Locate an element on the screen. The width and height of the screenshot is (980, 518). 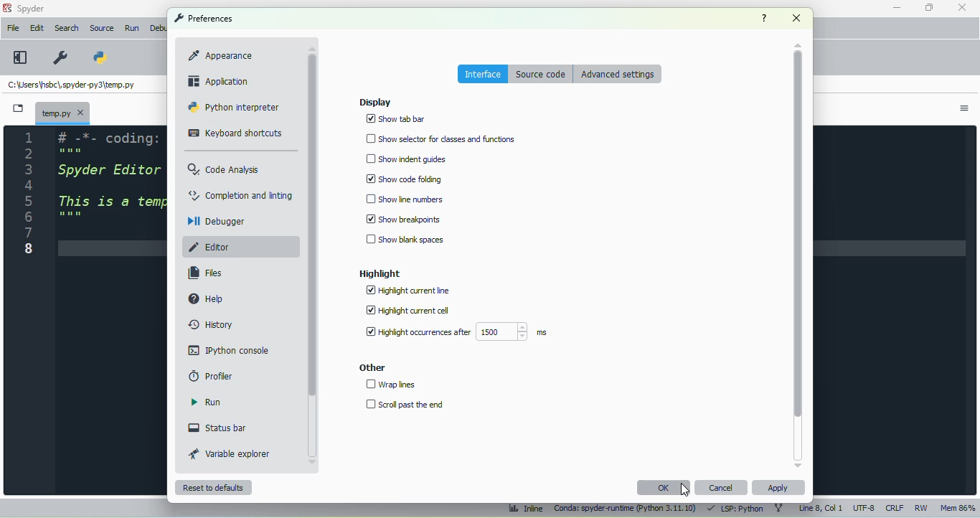
application is located at coordinates (220, 80).